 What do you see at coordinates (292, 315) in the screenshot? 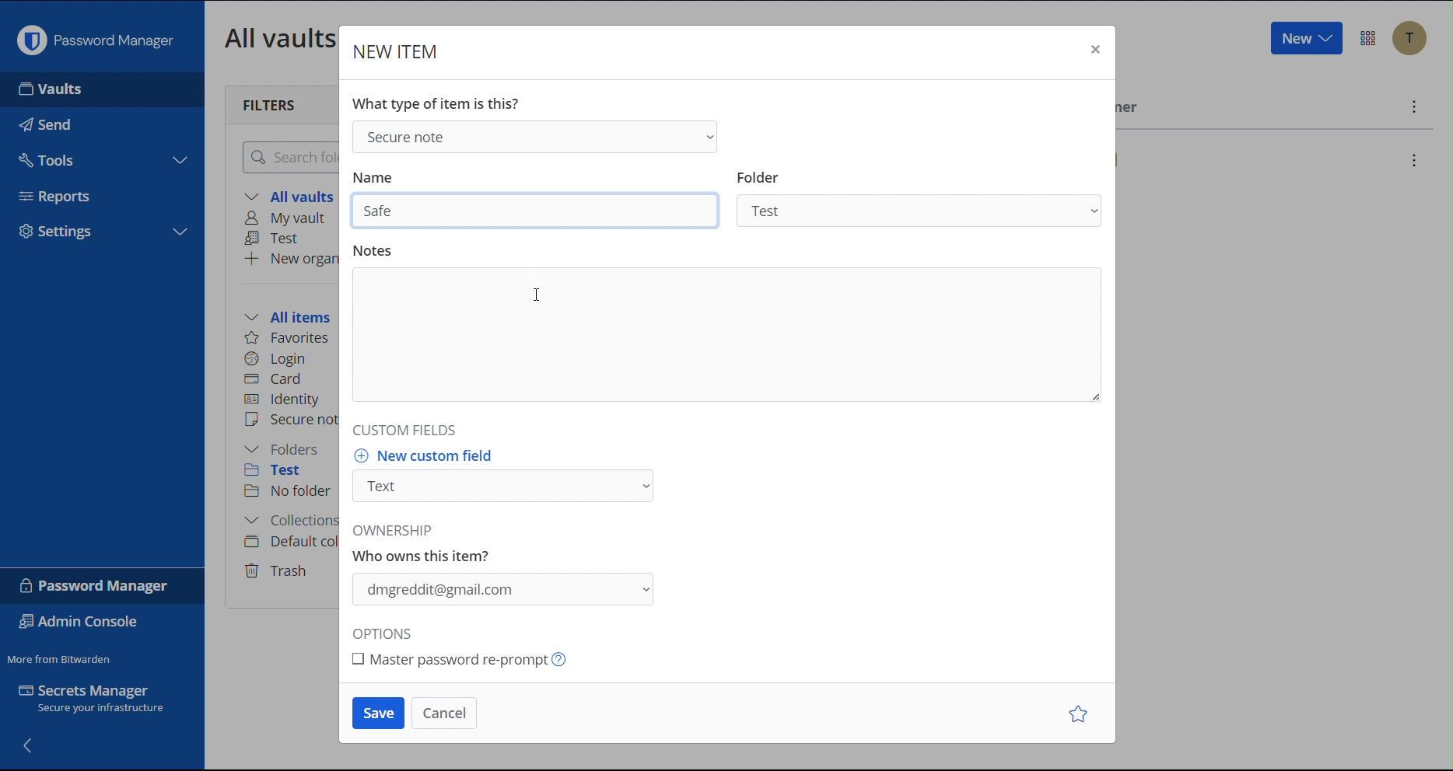
I see `All items` at bounding box center [292, 315].